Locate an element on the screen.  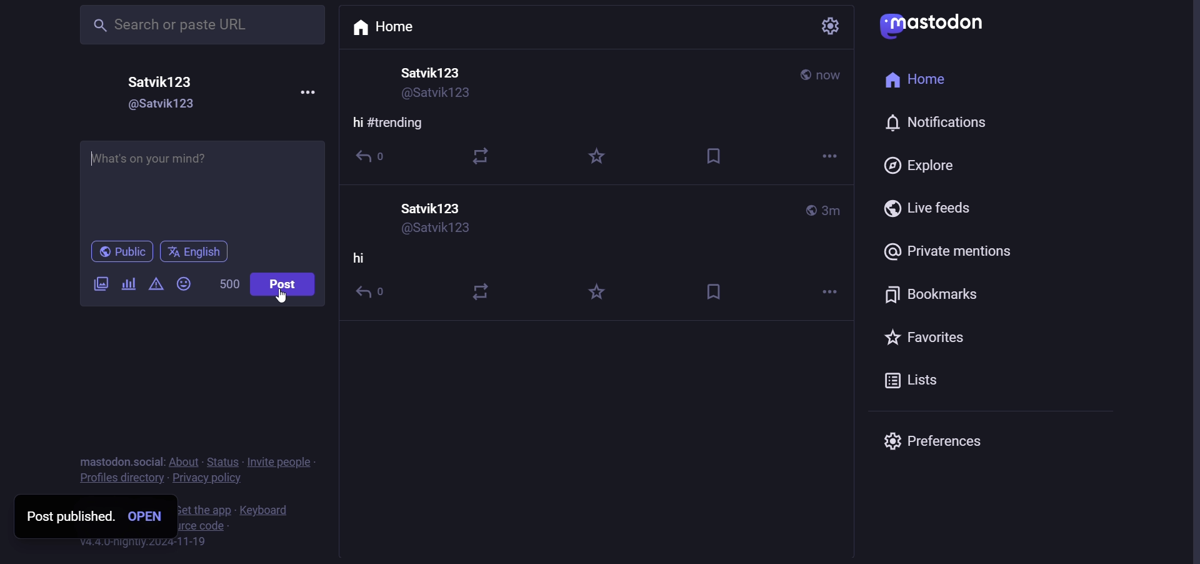
explore is located at coordinates (918, 167).